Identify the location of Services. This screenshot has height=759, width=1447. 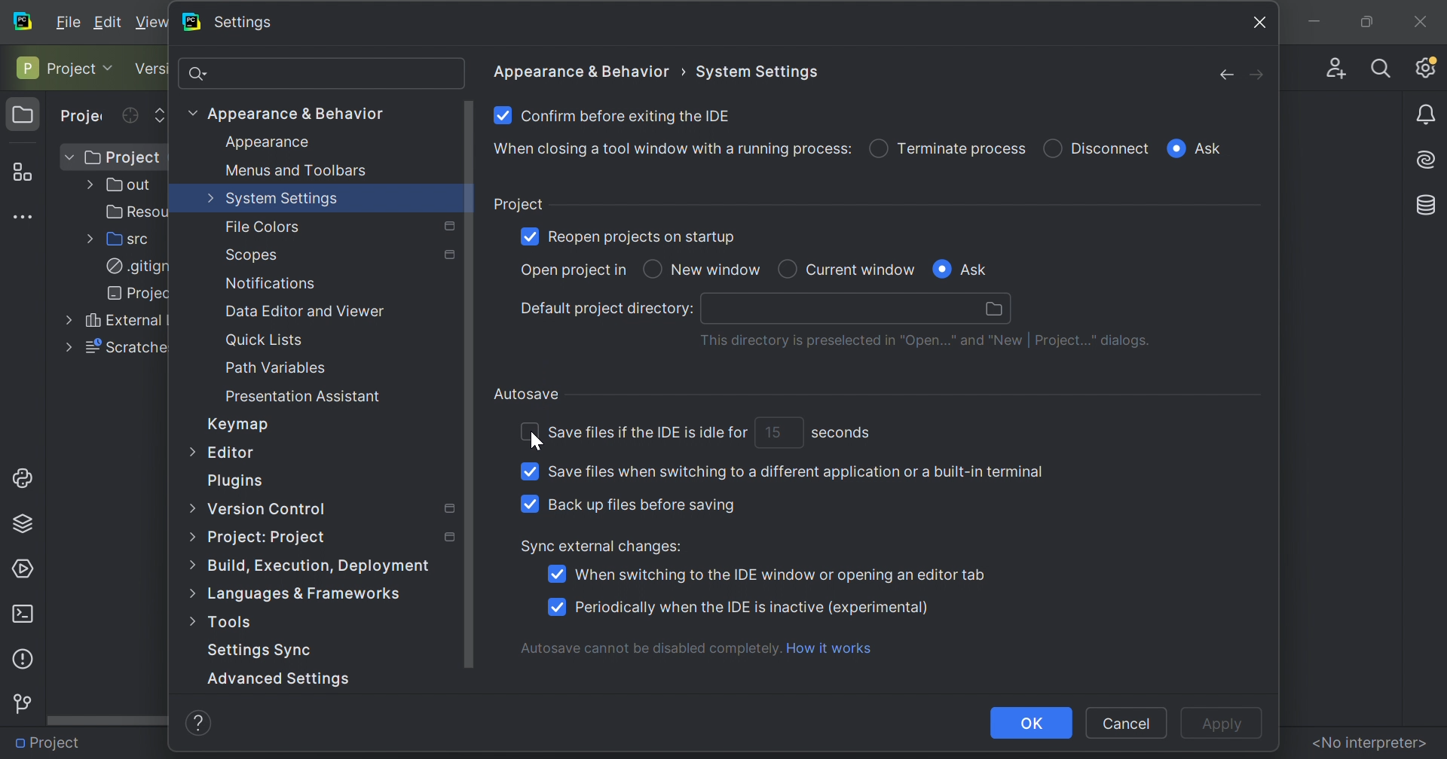
(25, 567).